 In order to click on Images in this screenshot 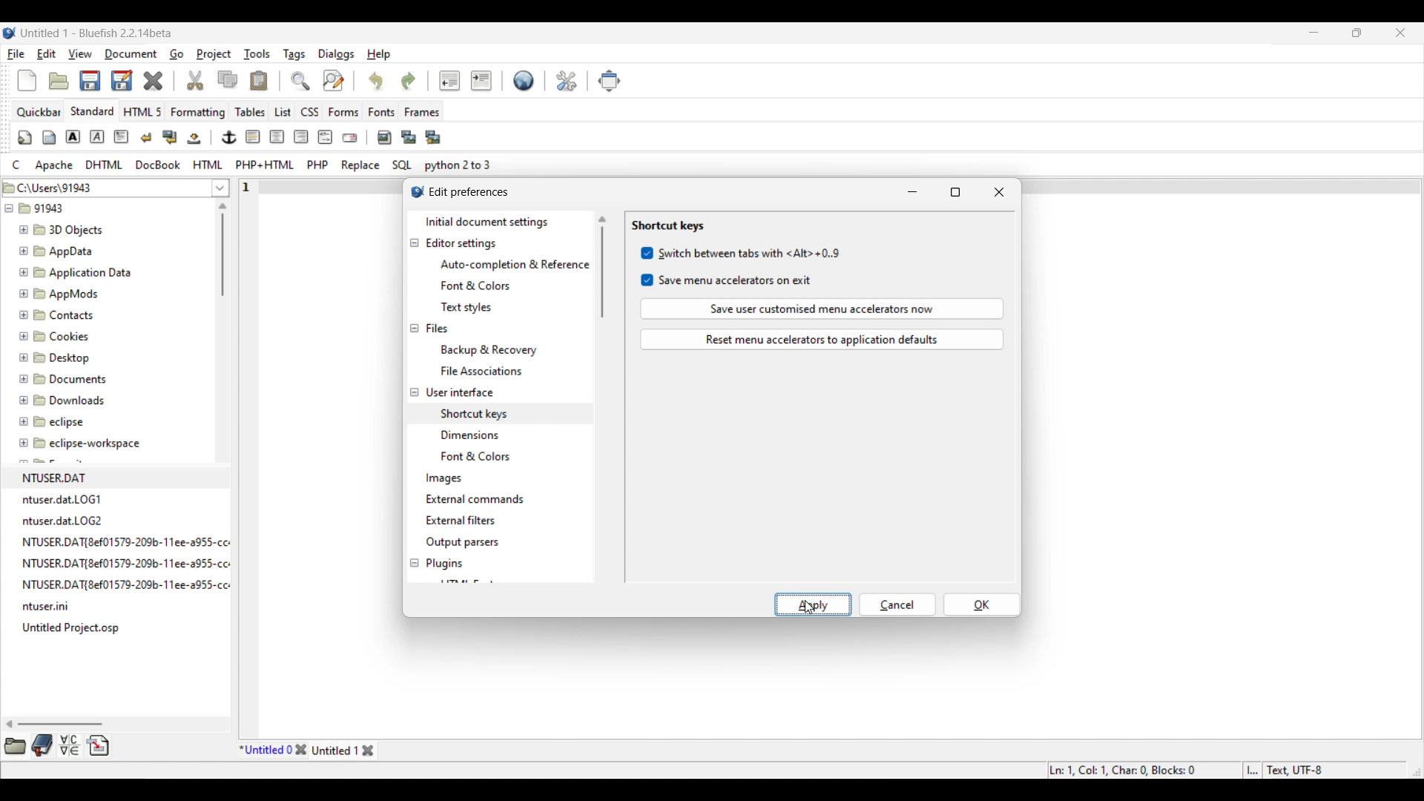, I will do `click(445, 479)`.